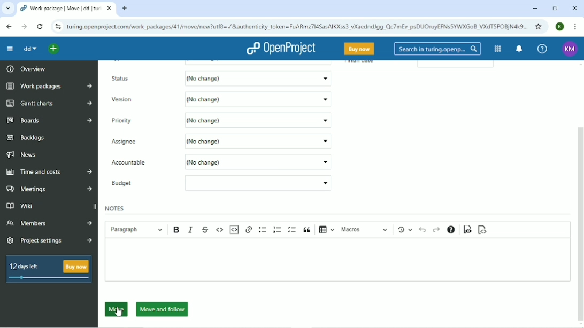  Describe the element at coordinates (65, 9) in the screenshot. I see `Current tab` at that location.